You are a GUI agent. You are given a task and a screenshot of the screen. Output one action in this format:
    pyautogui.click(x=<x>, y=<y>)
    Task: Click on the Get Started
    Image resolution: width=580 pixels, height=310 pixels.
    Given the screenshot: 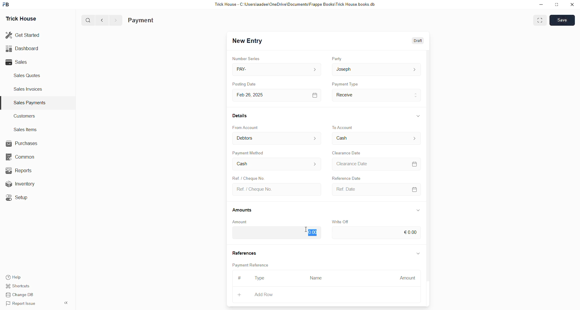 What is the action you would take?
    pyautogui.click(x=23, y=35)
    